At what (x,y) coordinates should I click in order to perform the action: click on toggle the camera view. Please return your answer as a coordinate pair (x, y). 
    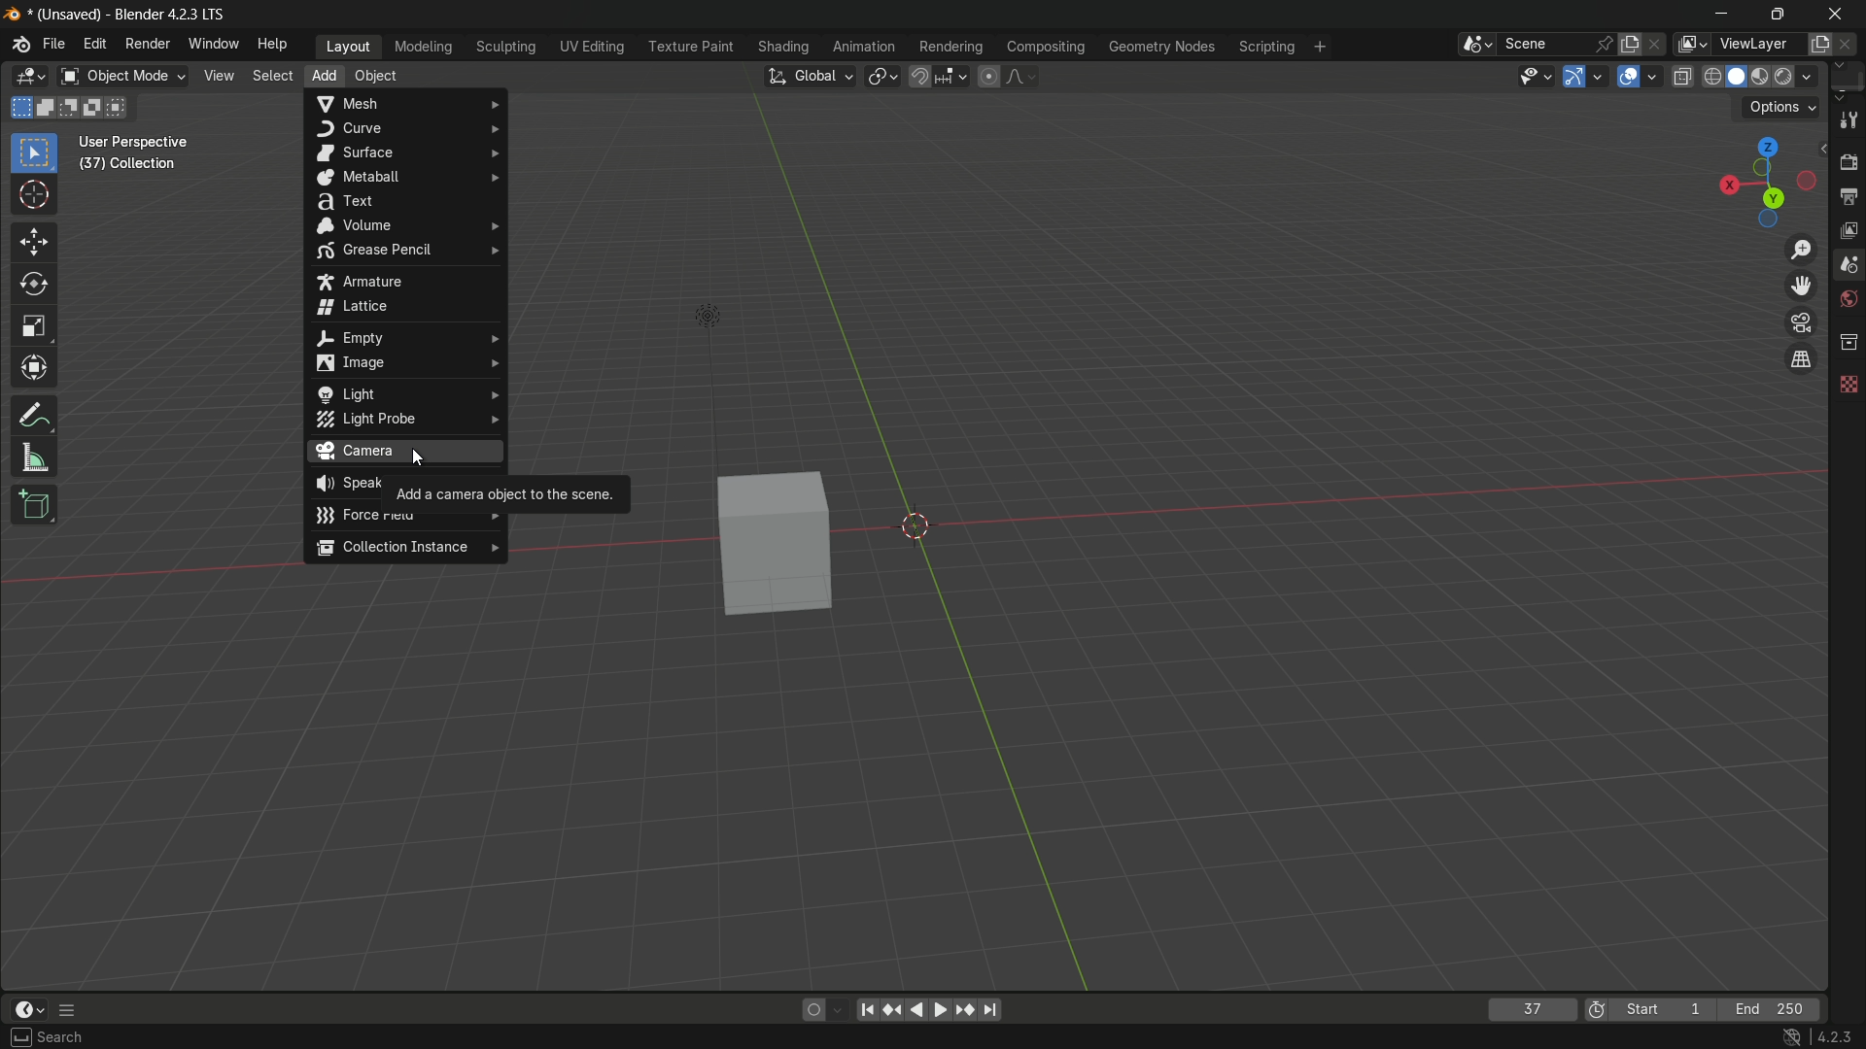
    Looking at the image, I should click on (1801, 321).